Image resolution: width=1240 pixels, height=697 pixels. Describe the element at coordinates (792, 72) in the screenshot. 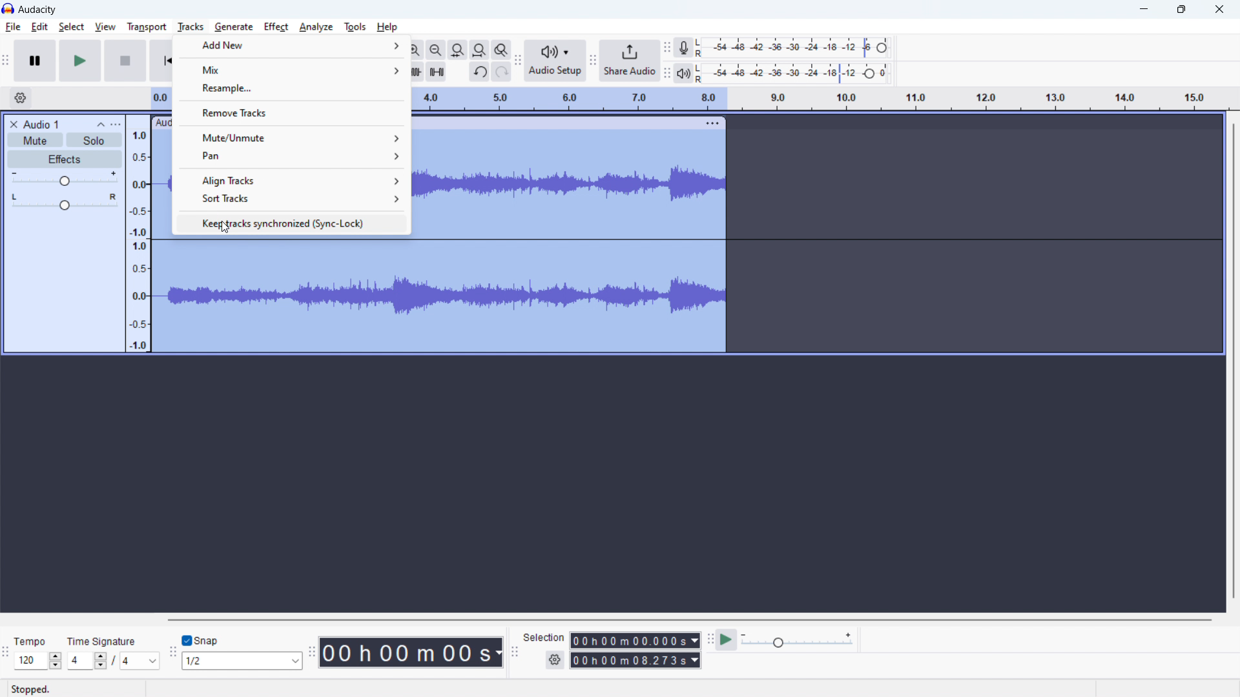

I see `playback level` at that location.